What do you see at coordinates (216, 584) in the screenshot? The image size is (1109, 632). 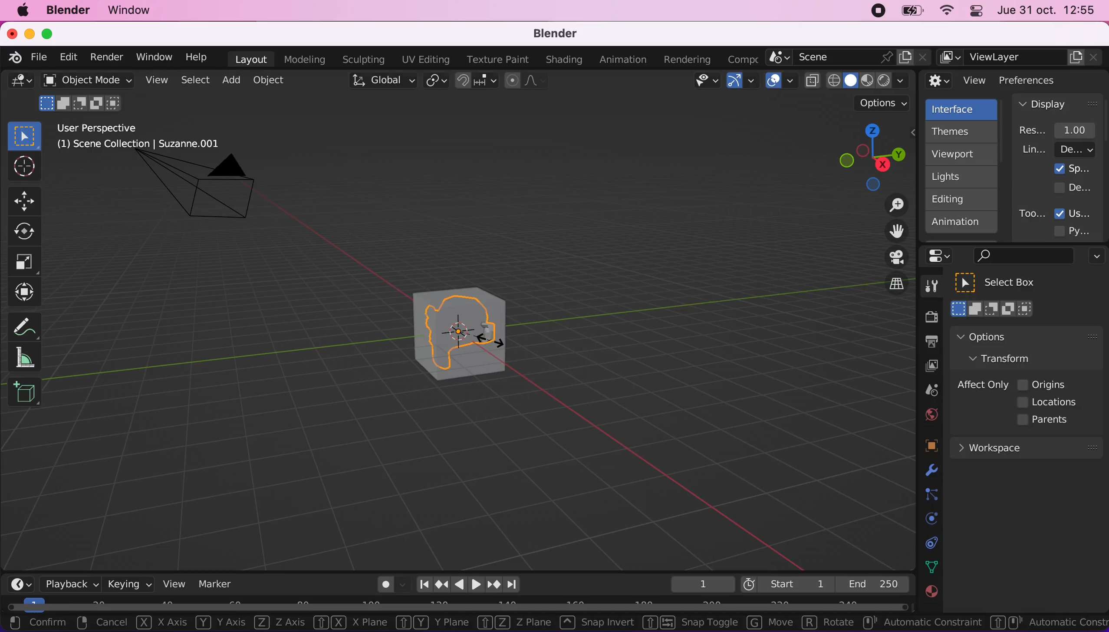 I see `marker` at bounding box center [216, 584].